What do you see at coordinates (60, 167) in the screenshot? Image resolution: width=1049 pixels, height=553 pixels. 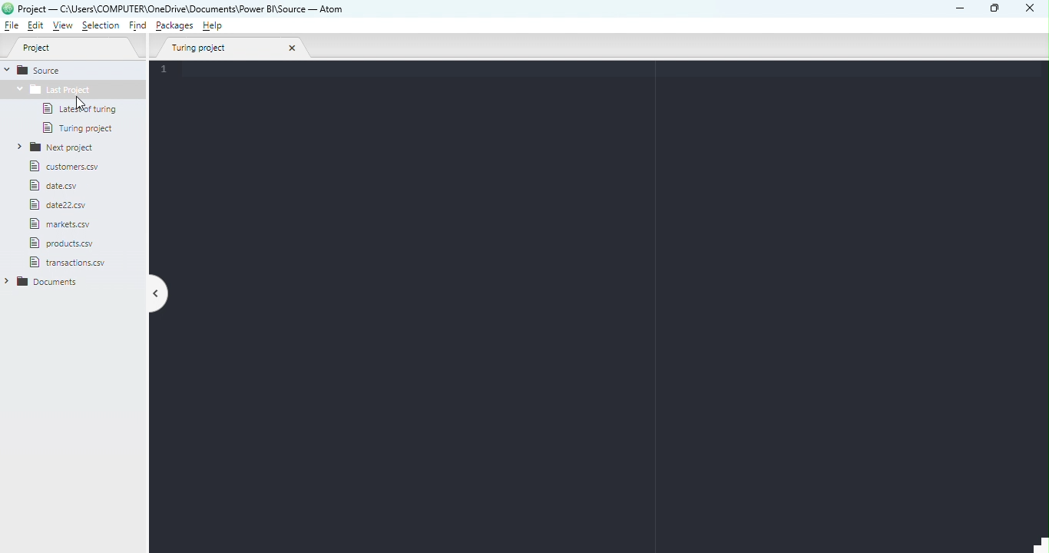 I see `file` at bounding box center [60, 167].